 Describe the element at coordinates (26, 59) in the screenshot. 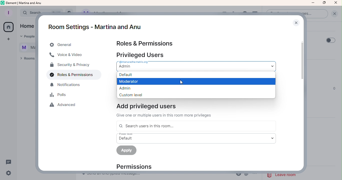

I see `Rooms` at that location.